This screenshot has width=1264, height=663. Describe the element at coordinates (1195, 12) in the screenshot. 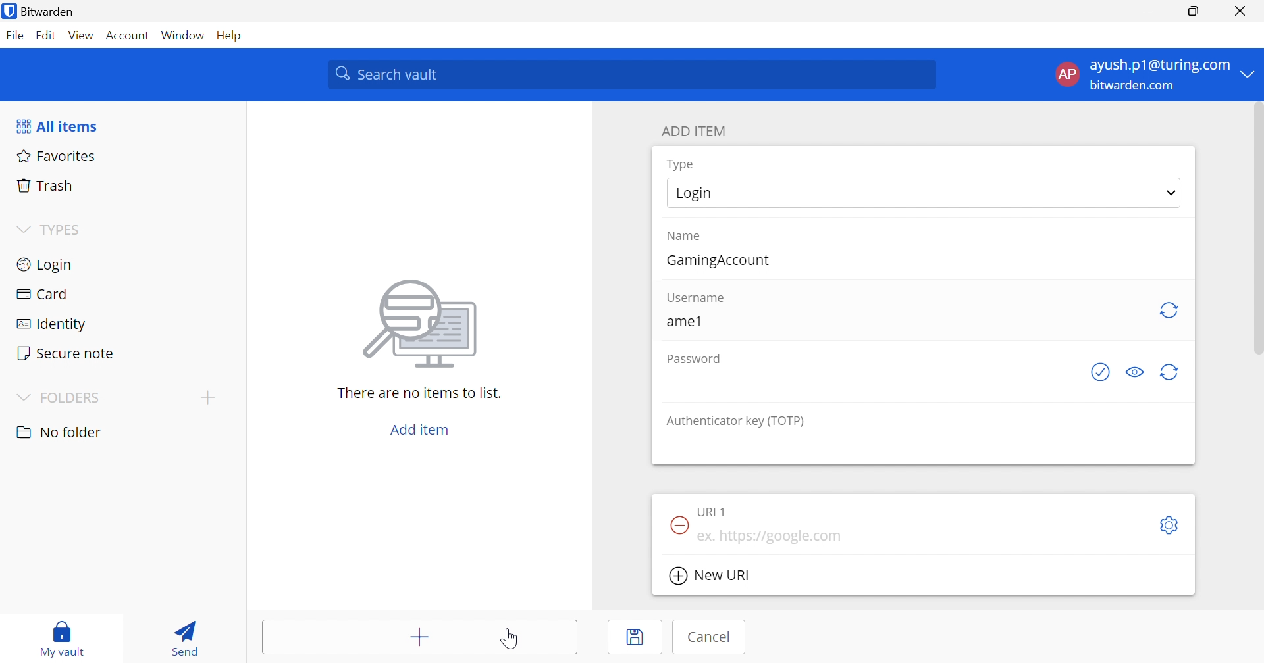

I see `Restore Down` at that location.